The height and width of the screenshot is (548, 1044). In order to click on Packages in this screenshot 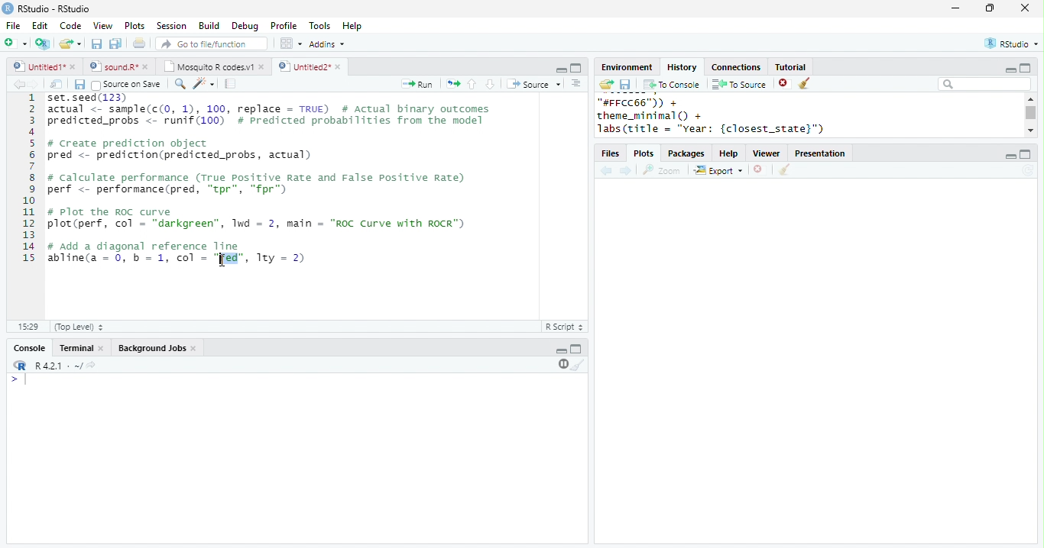, I will do `click(686, 154)`.